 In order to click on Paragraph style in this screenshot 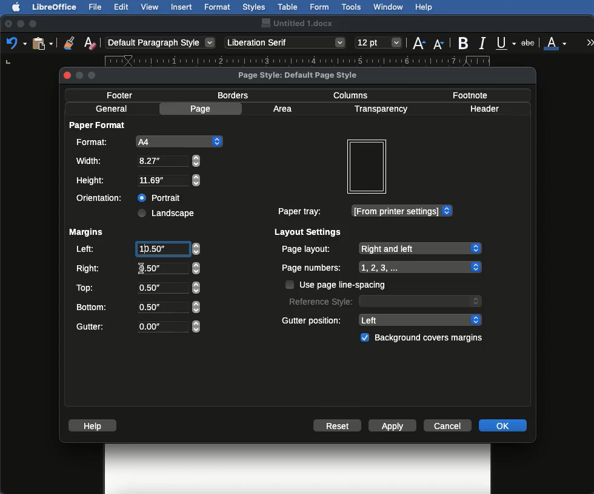, I will do `click(161, 42)`.